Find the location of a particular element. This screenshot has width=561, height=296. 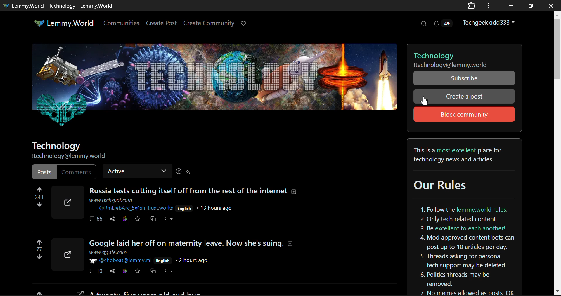

Create a post is located at coordinates (463, 97).